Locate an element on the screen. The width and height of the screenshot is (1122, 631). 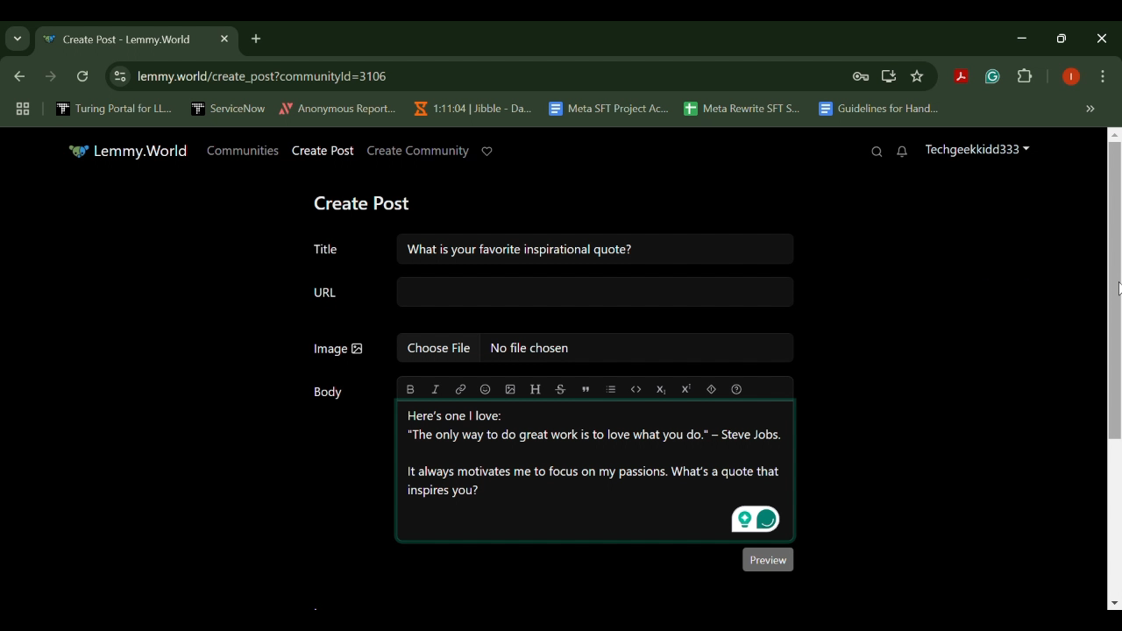
Previous Page Dropdown Menu is located at coordinates (18, 39).